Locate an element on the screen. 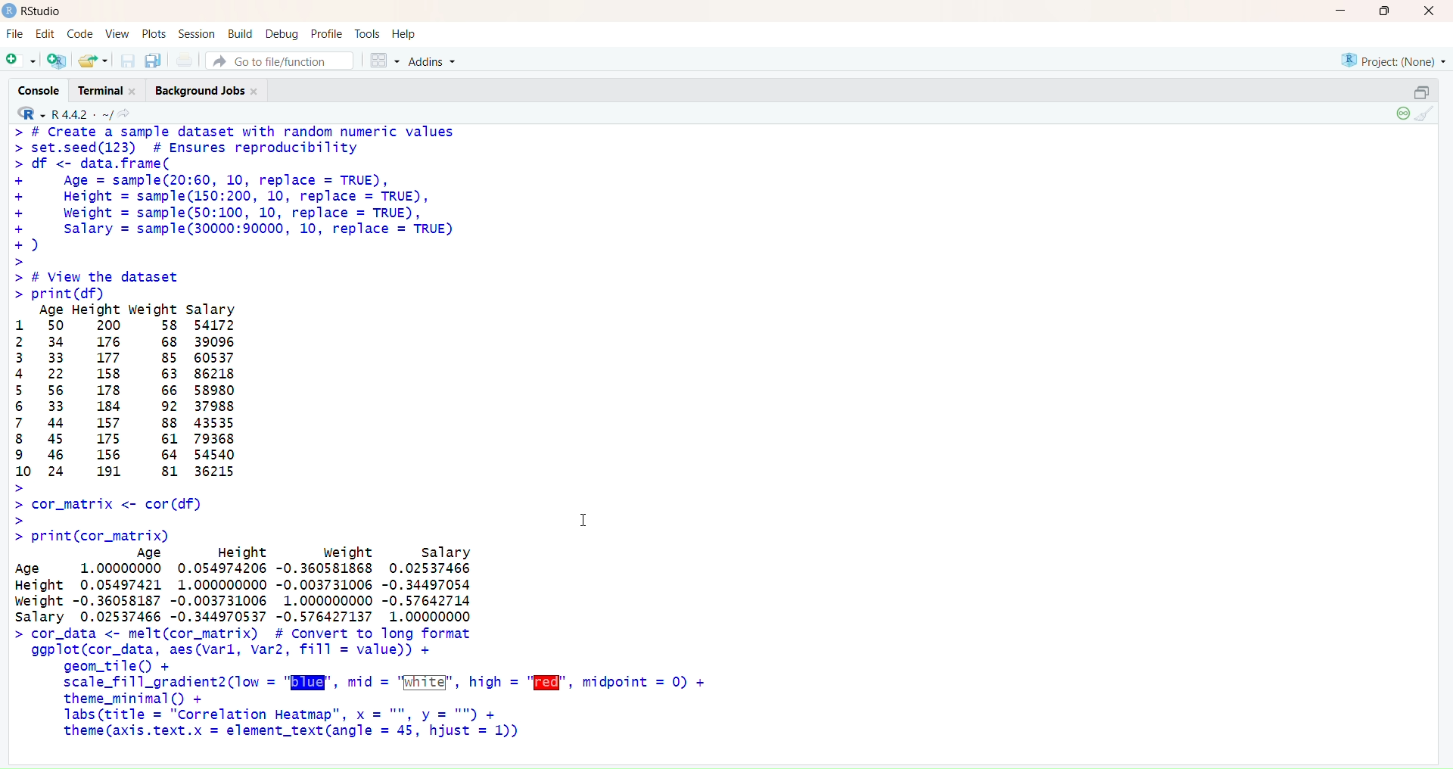 The image size is (1453, 769). Tools is located at coordinates (366, 33).